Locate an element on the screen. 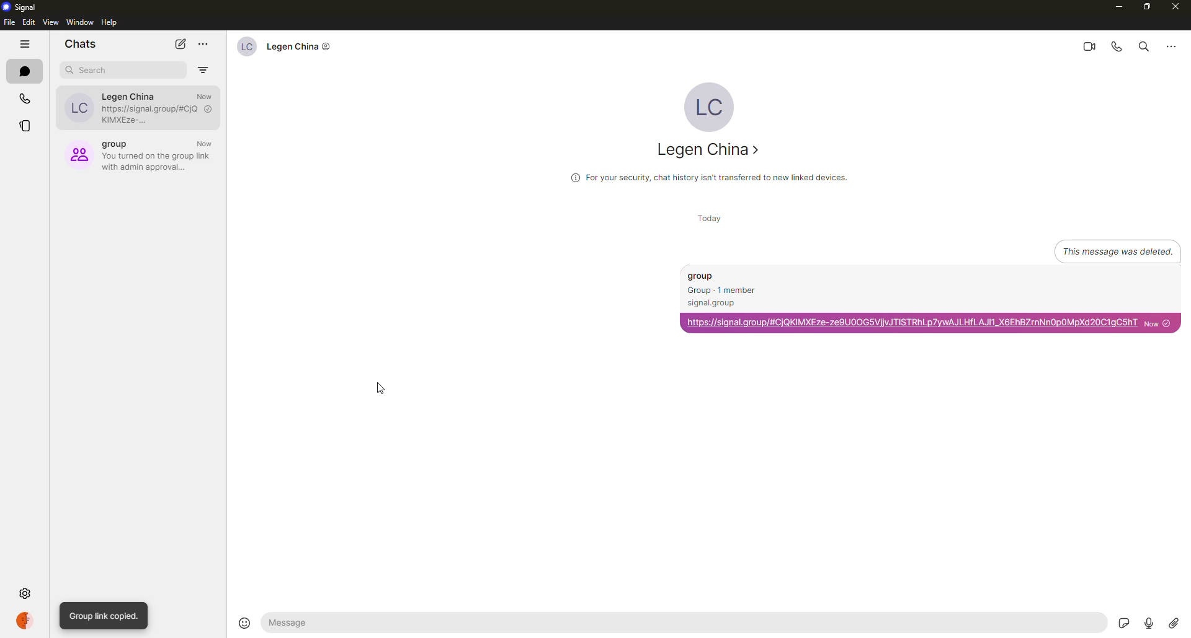  hide tabs is located at coordinates (26, 45).